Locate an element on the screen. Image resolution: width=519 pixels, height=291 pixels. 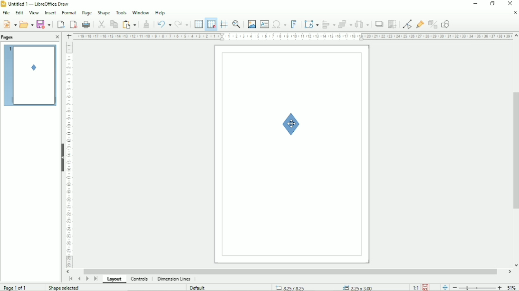
Shadow is located at coordinates (379, 24).